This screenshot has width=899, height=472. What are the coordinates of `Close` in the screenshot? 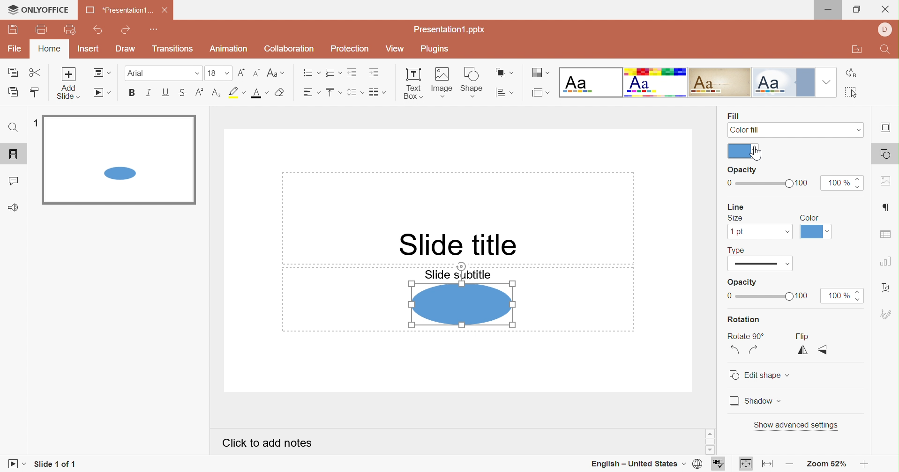 It's located at (885, 9).